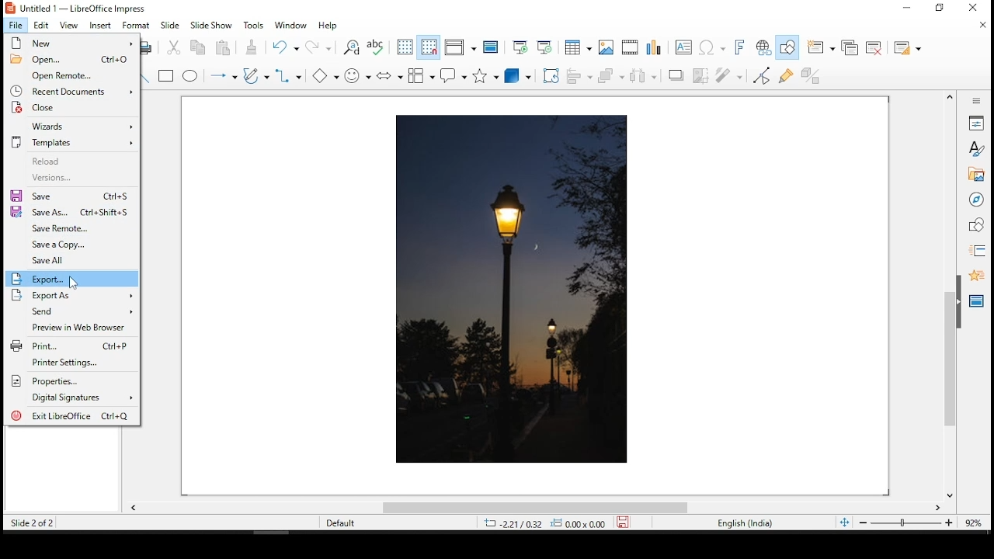  I want to click on preview in web browser, so click(75, 327).